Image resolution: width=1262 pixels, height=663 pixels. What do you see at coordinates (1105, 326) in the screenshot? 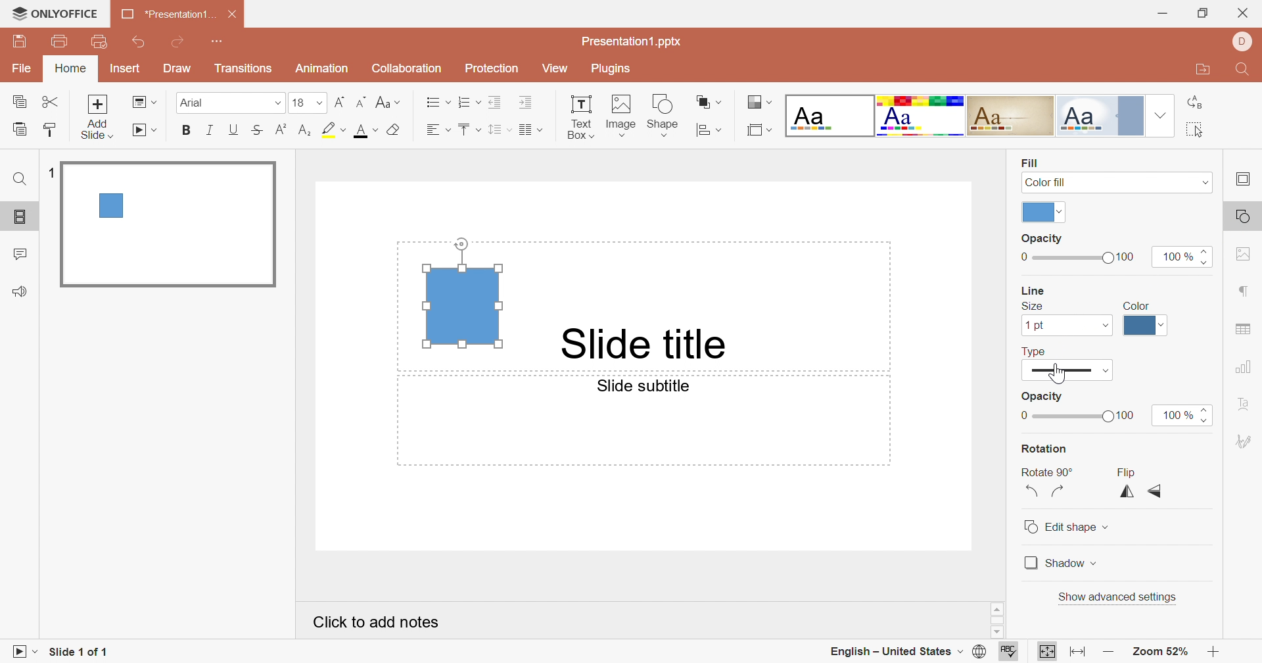
I see `Drop Down` at bounding box center [1105, 326].